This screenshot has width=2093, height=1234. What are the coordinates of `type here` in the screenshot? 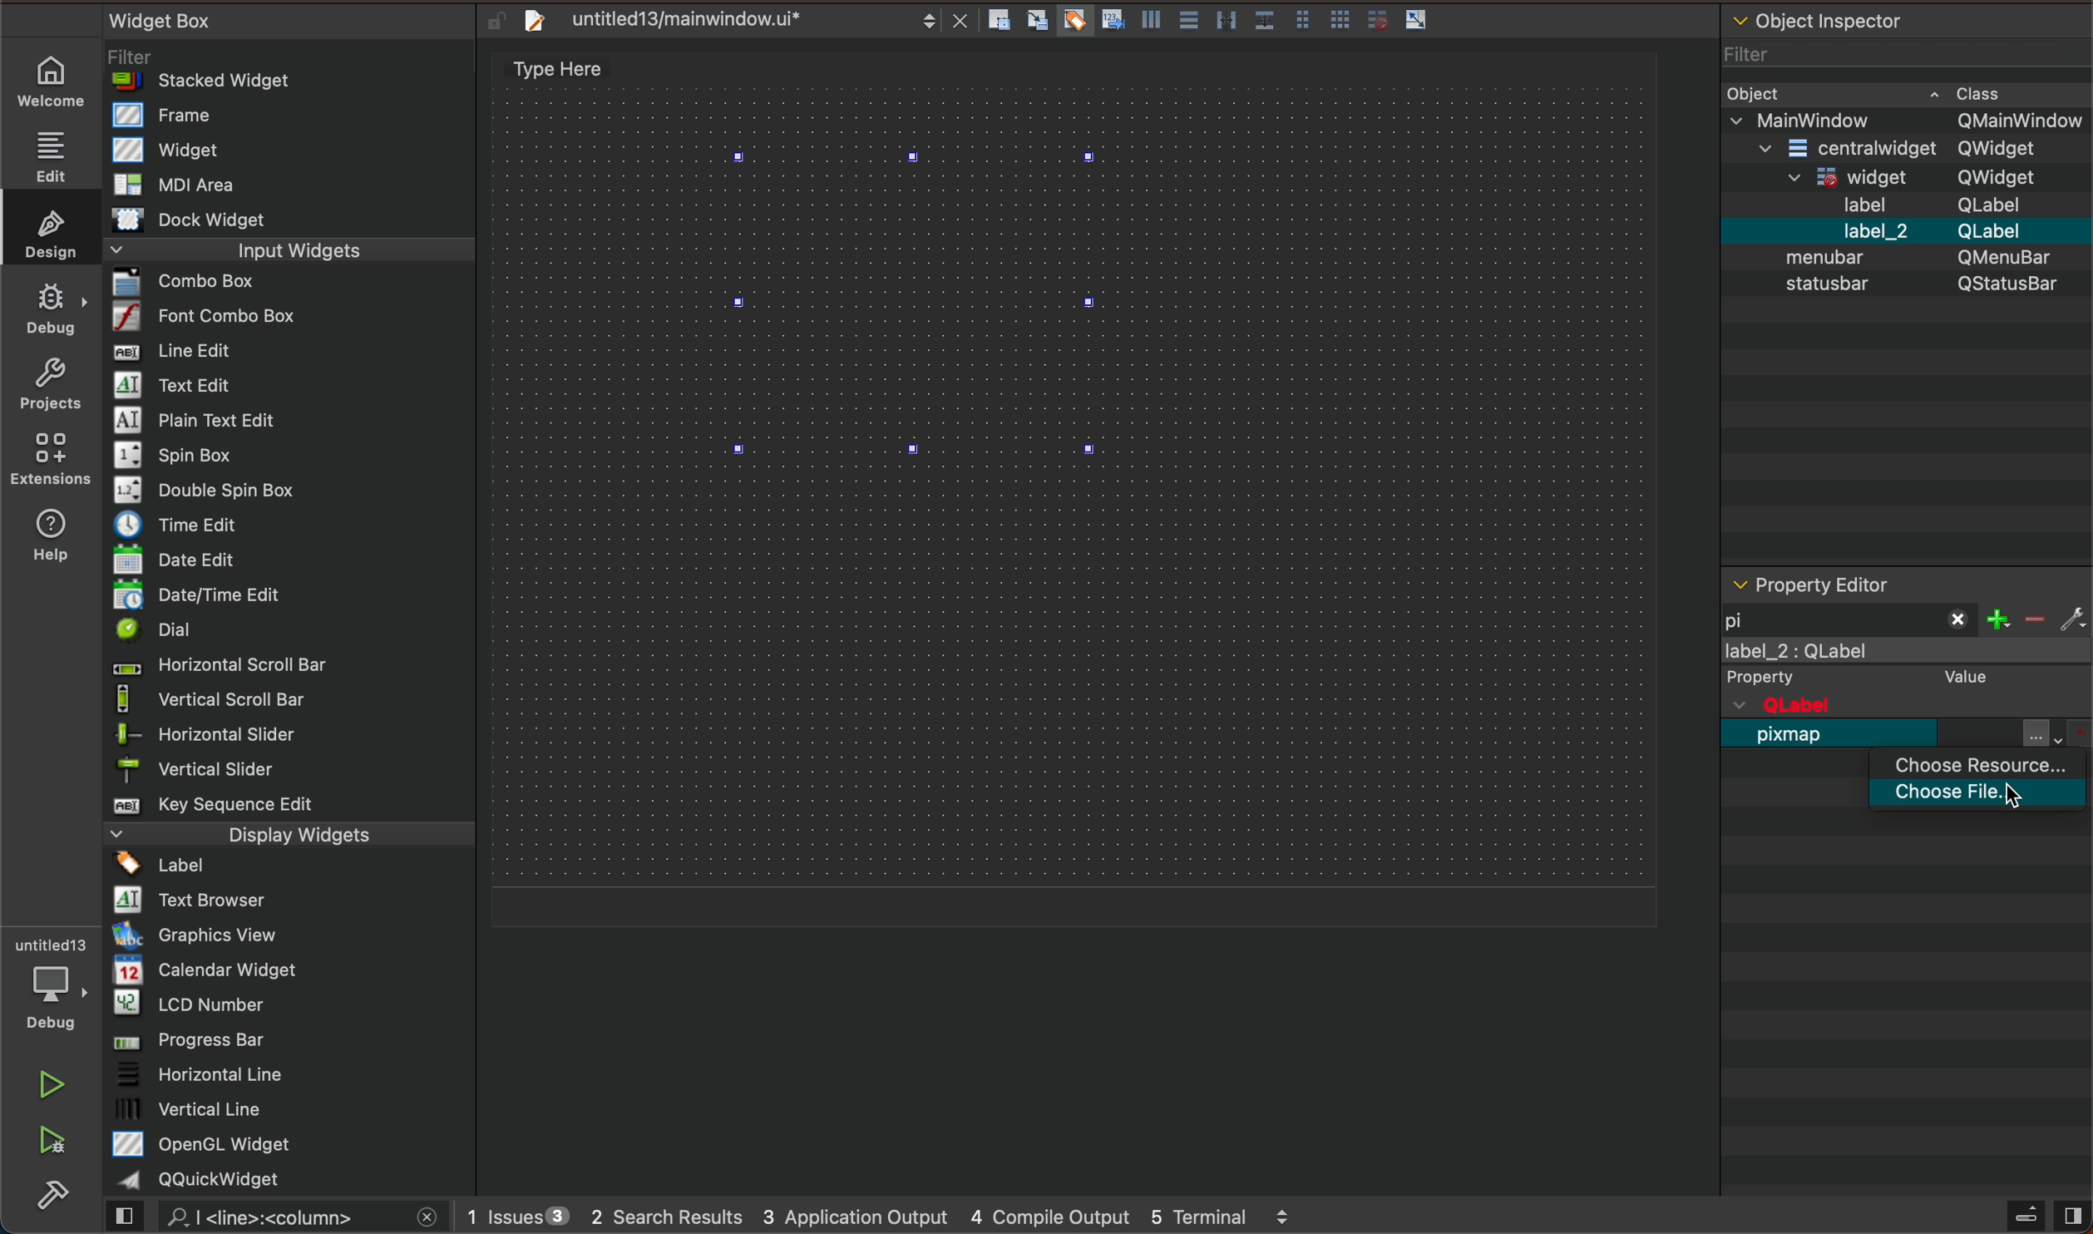 It's located at (567, 71).